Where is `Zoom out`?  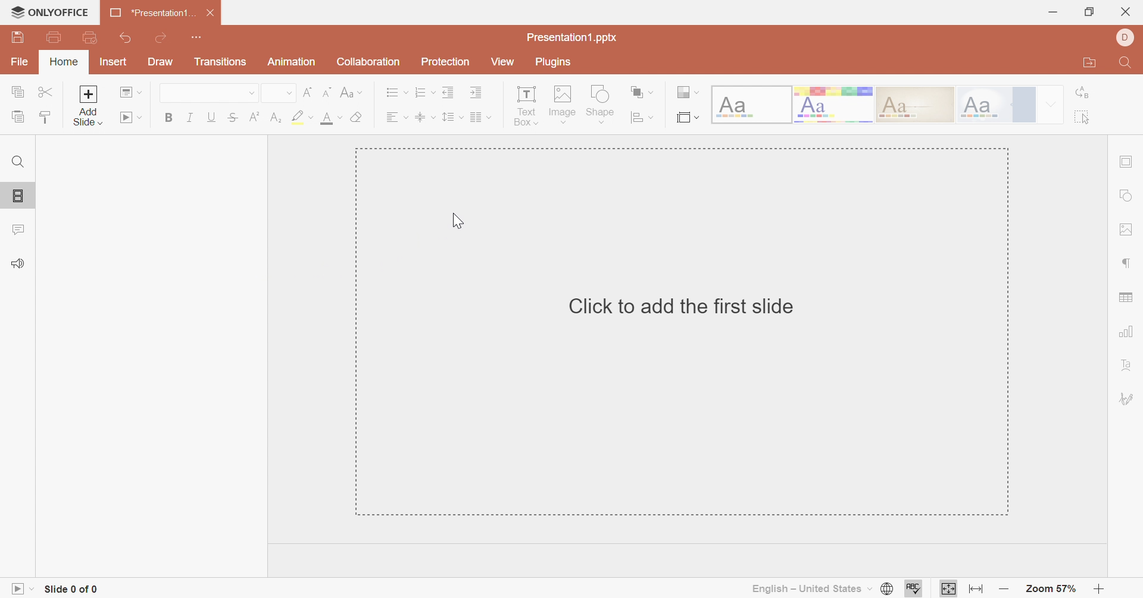 Zoom out is located at coordinates (1005, 591).